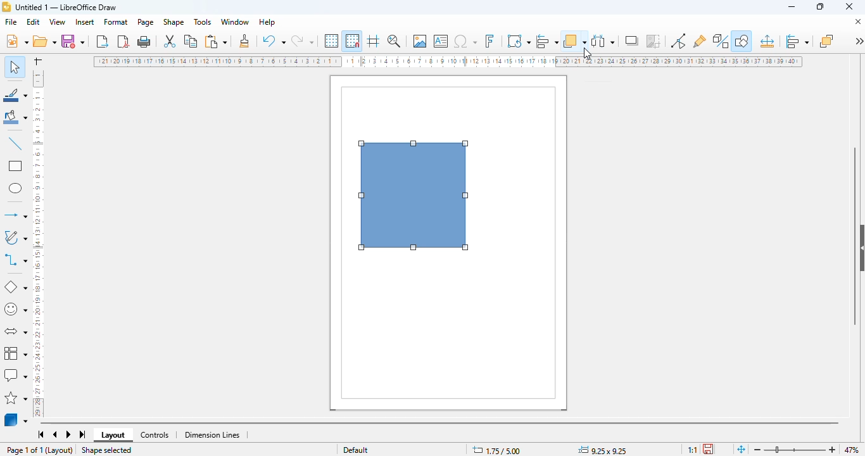  What do you see at coordinates (757, 450) in the screenshot?
I see `zoom out` at bounding box center [757, 450].